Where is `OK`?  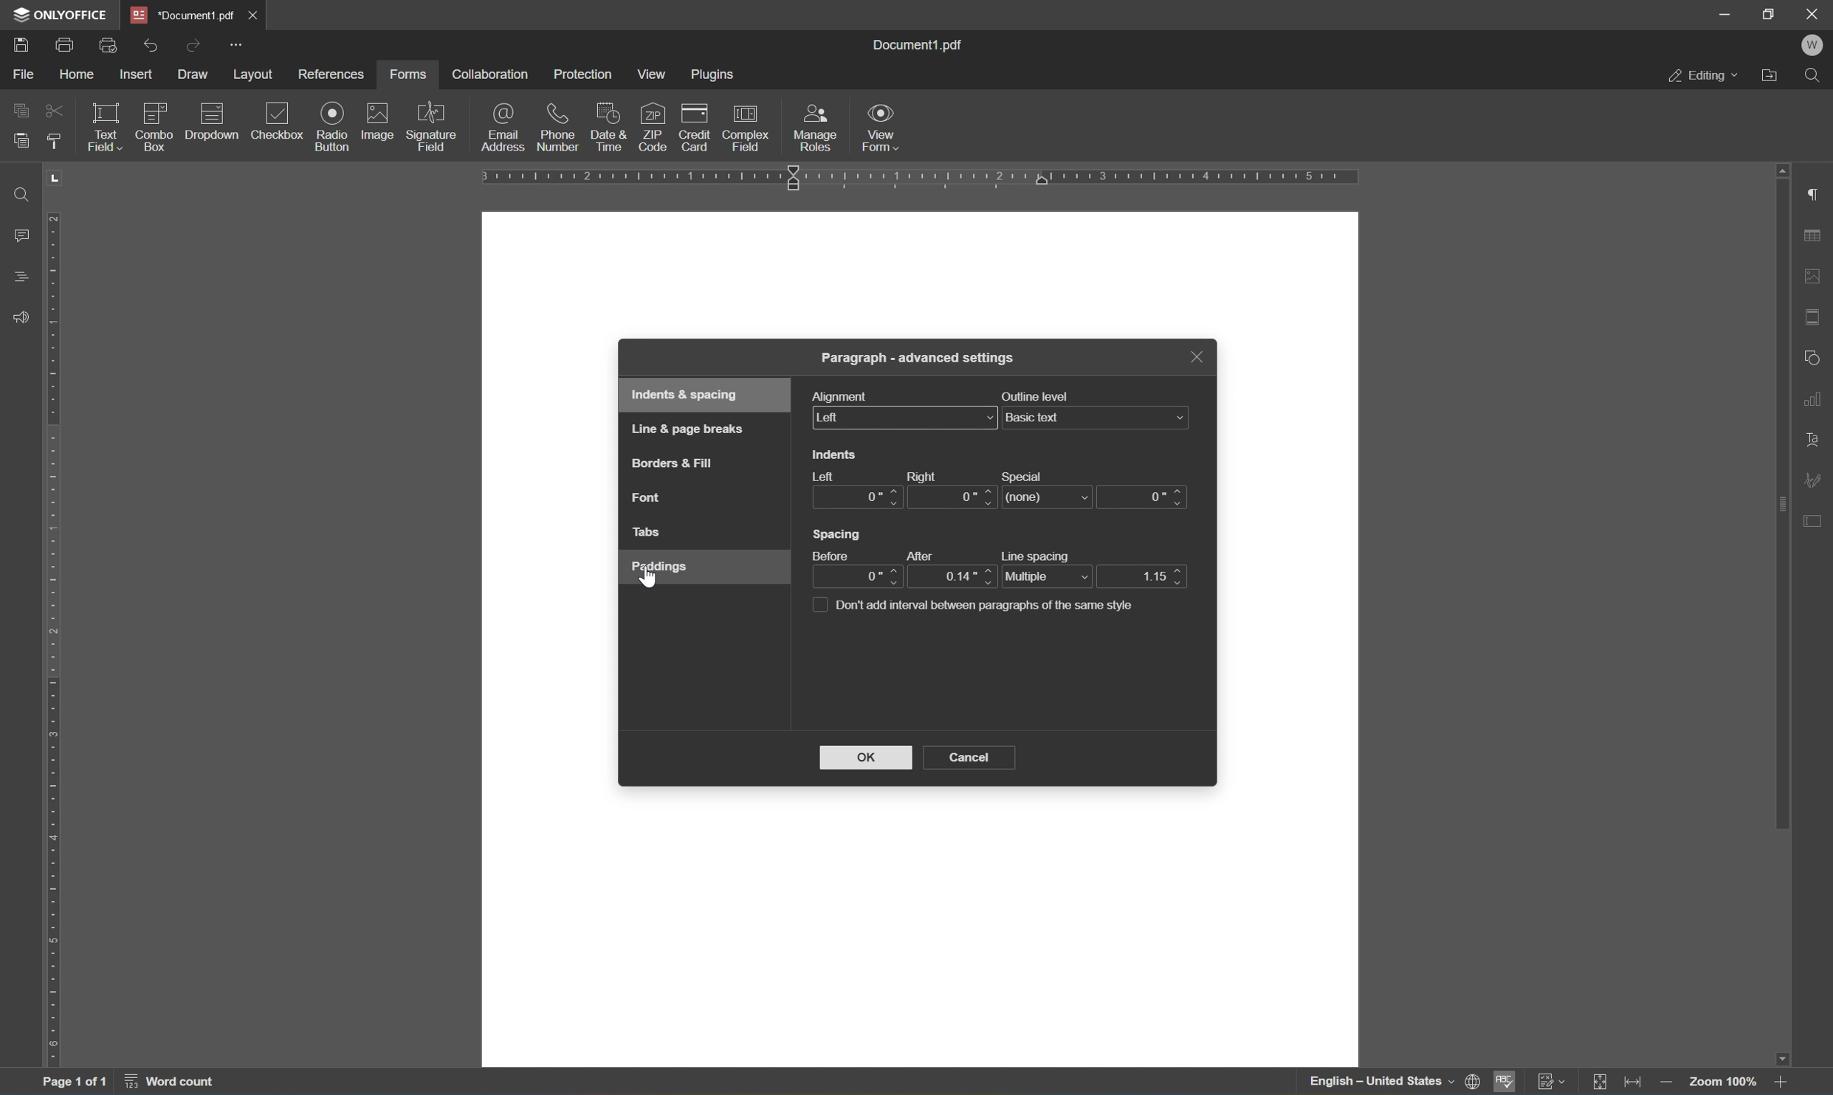
OK is located at coordinates (866, 756).